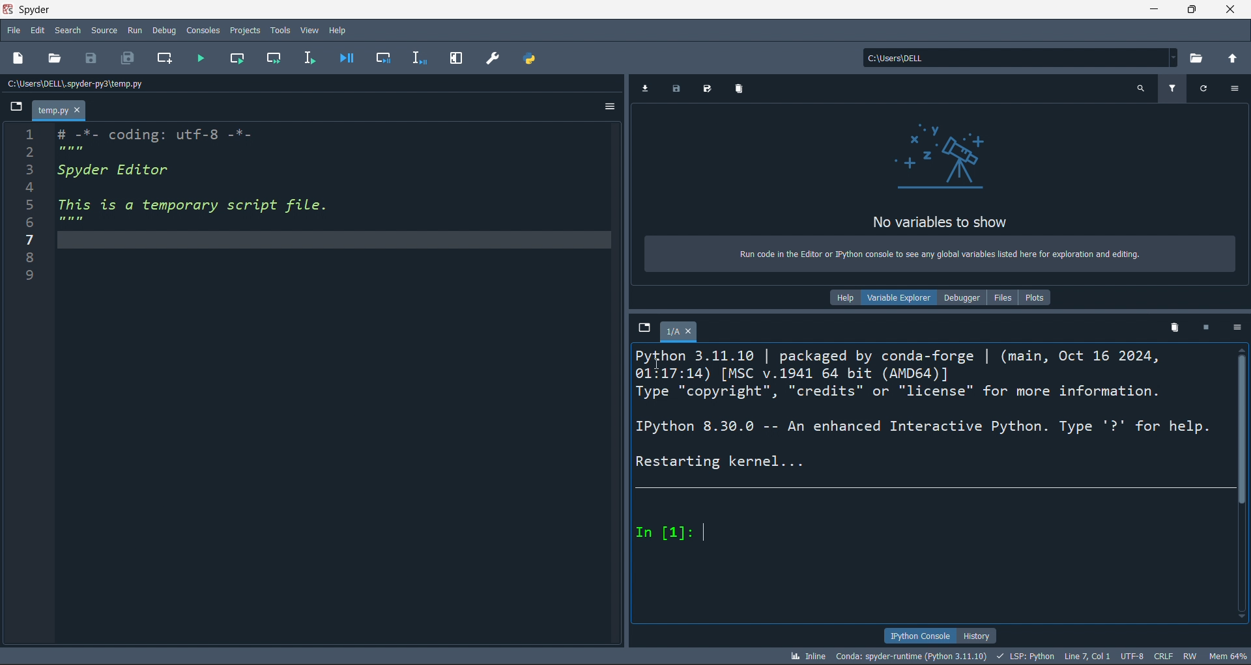 Image resolution: width=1251 pixels, height=665 pixels. What do you see at coordinates (1207, 330) in the screenshot?
I see `stop kernel` at bounding box center [1207, 330].